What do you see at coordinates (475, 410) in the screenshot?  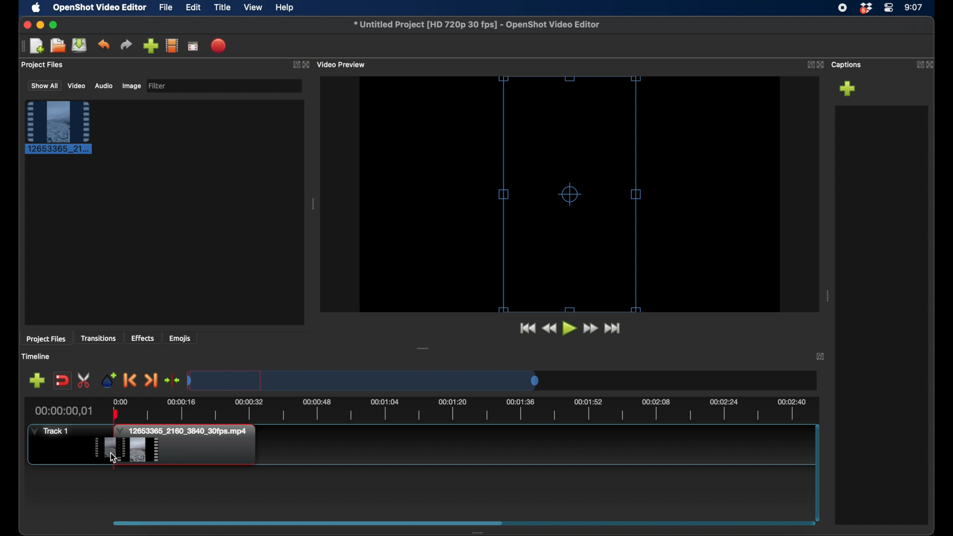 I see `timeline` at bounding box center [475, 410].